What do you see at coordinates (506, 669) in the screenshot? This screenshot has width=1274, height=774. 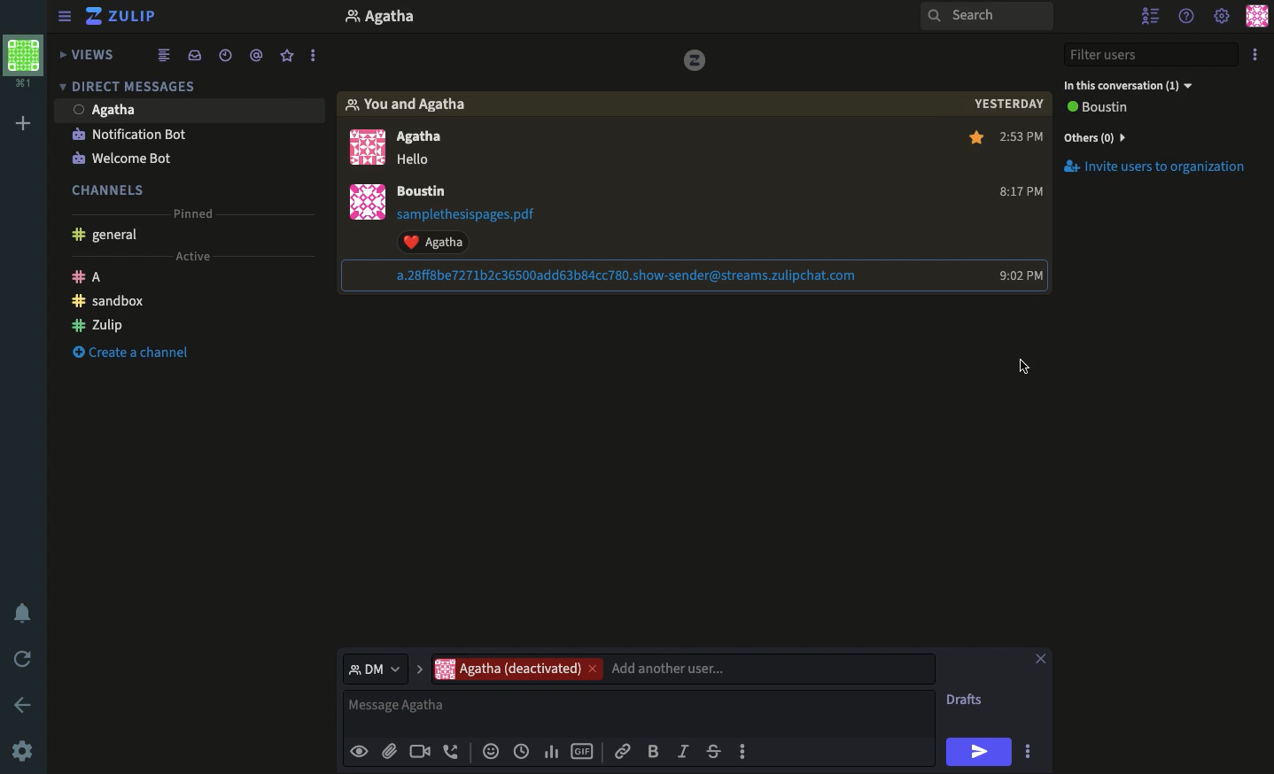 I see `agatha` at bounding box center [506, 669].